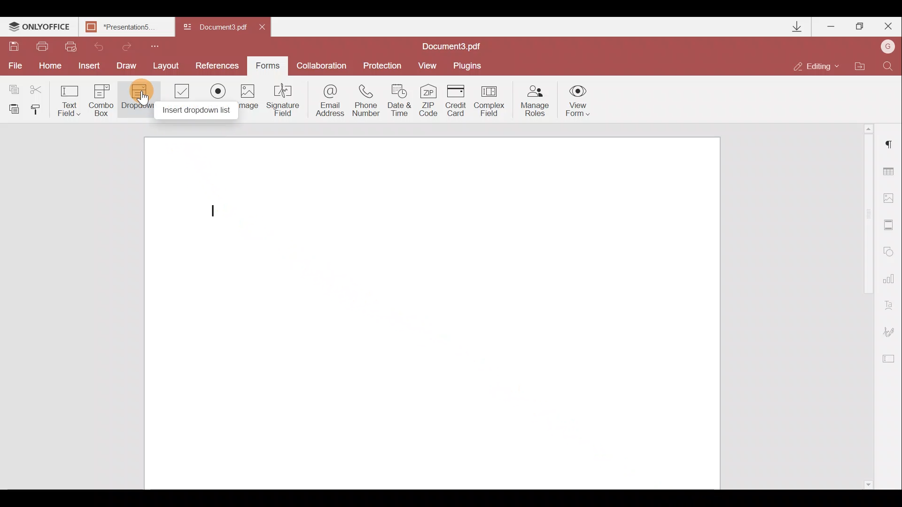 Image resolution: width=902 pixels, height=507 pixels. What do you see at coordinates (13, 47) in the screenshot?
I see `Save` at bounding box center [13, 47].